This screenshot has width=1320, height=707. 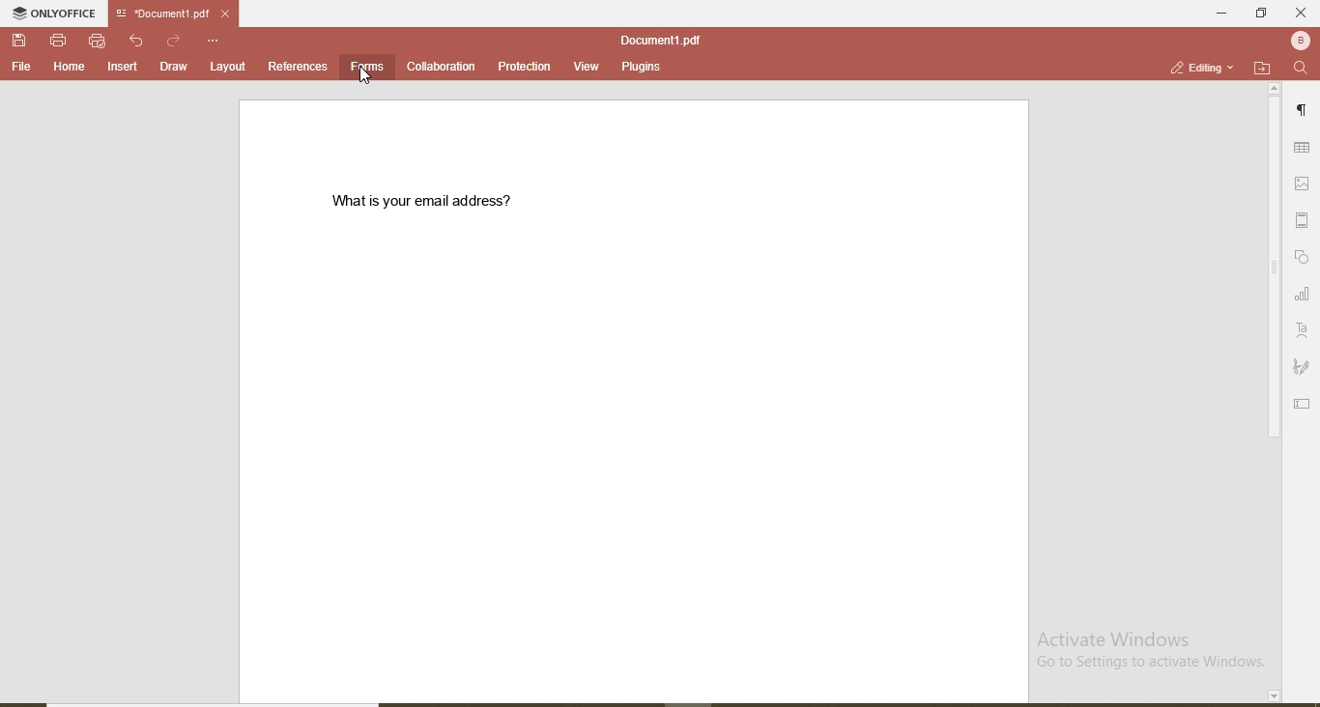 What do you see at coordinates (1301, 13) in the screenshot?
I see `close` at bounding box center [1301, 13].